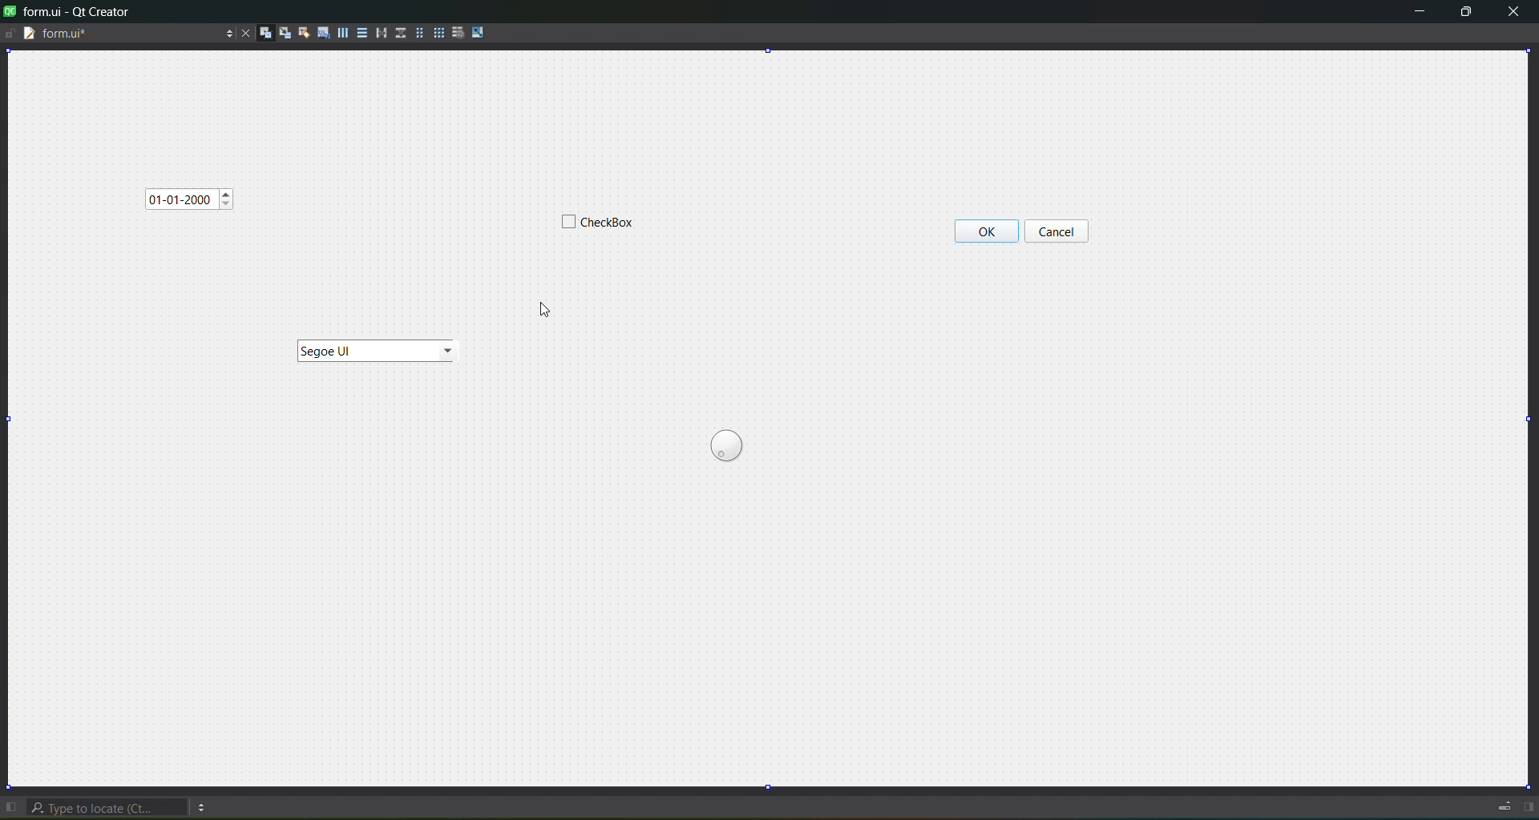 The image size is (1539, 820). I want to click on cursor, so click(547, 313).